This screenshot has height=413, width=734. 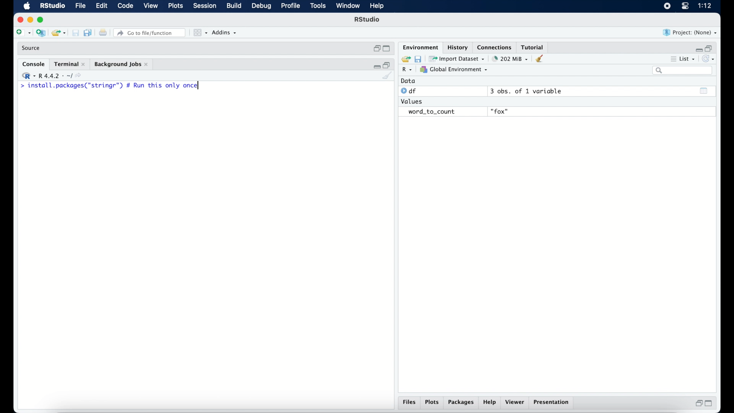 I want to click on tutorial, so click(x=533, y=46).